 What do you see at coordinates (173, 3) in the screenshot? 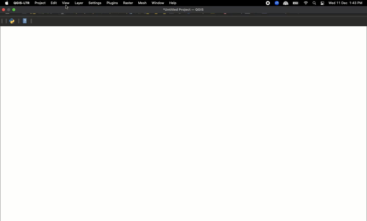
I see `Help` at bounding box center [173, 3].